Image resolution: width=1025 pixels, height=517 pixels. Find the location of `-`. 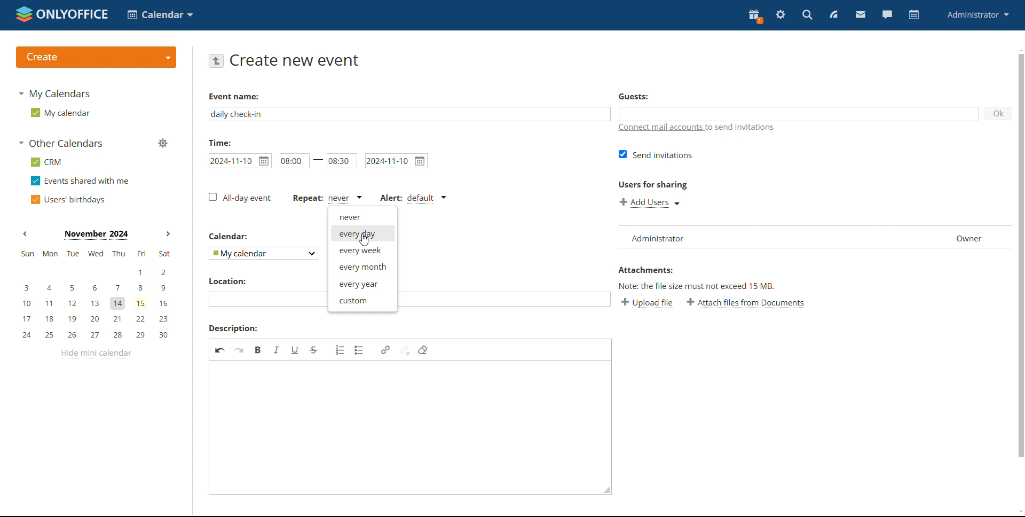

- is located at coordinates (318, 161).